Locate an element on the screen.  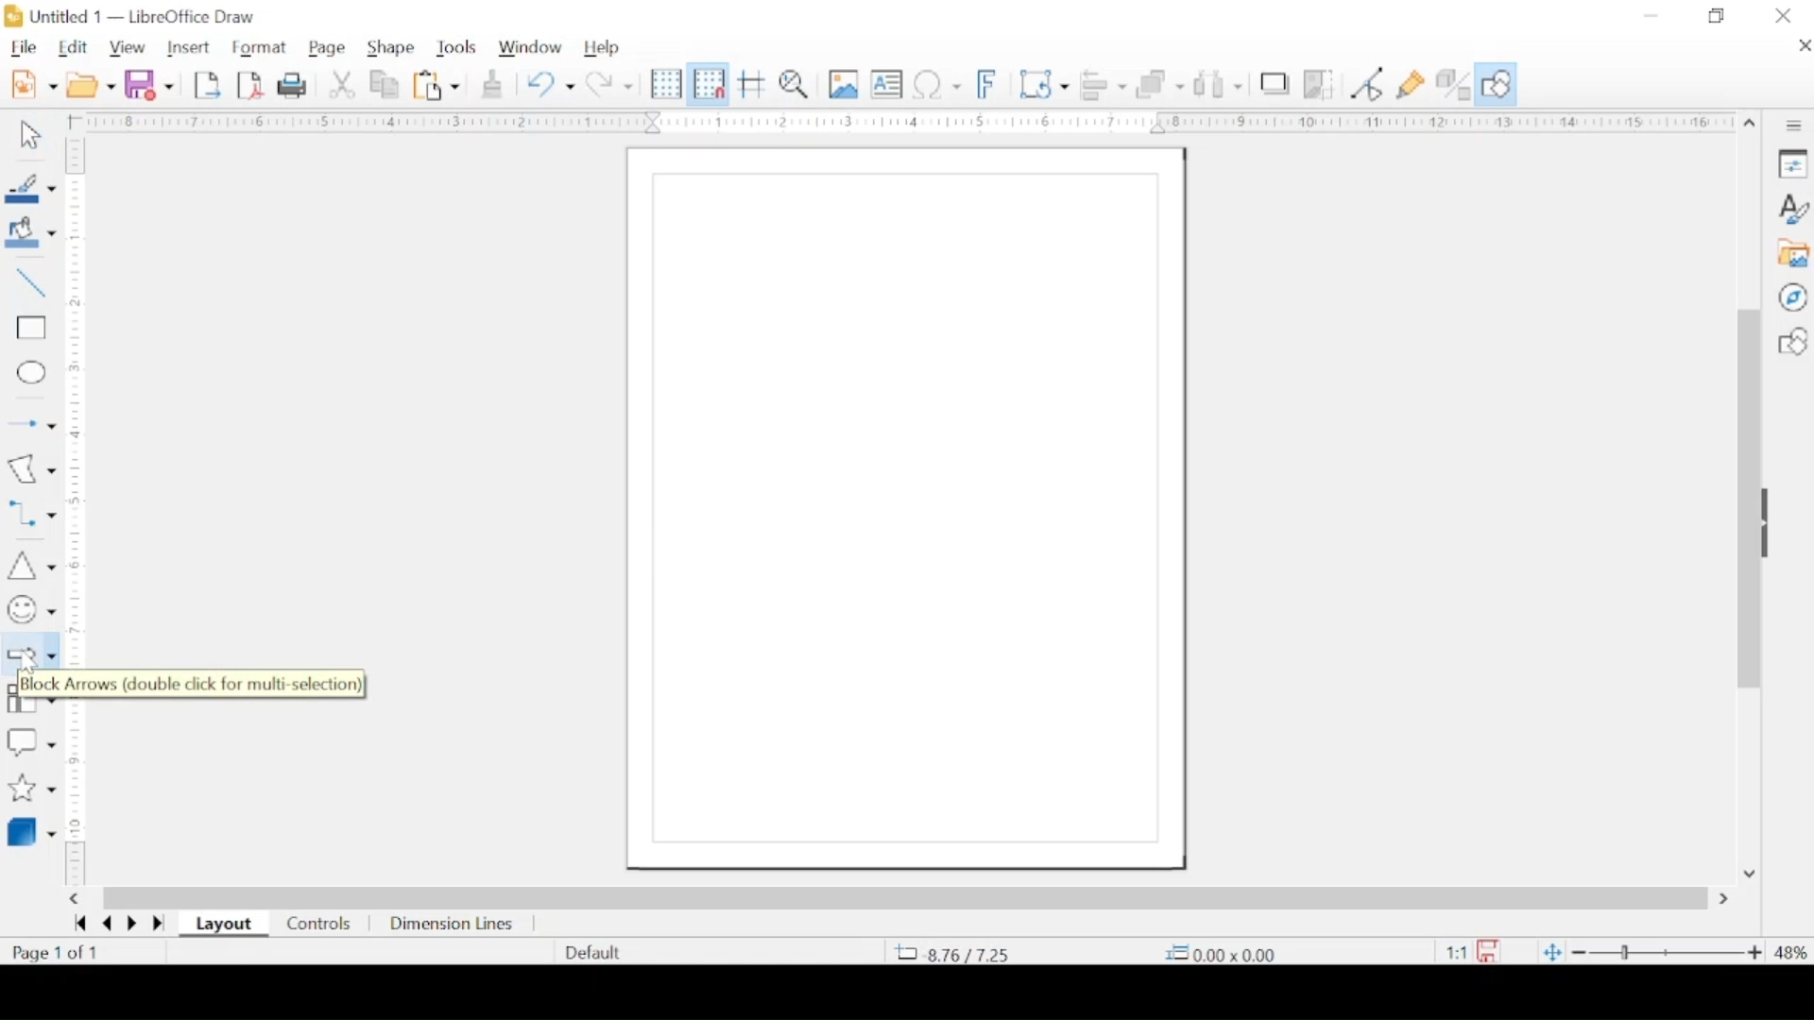
insert special characters is located at coordinates (937, 84).